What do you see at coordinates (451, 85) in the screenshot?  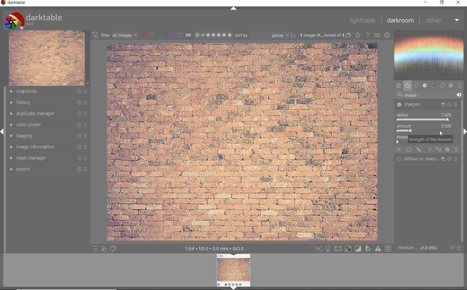 I see `effect` at bounding box center [451, 85].